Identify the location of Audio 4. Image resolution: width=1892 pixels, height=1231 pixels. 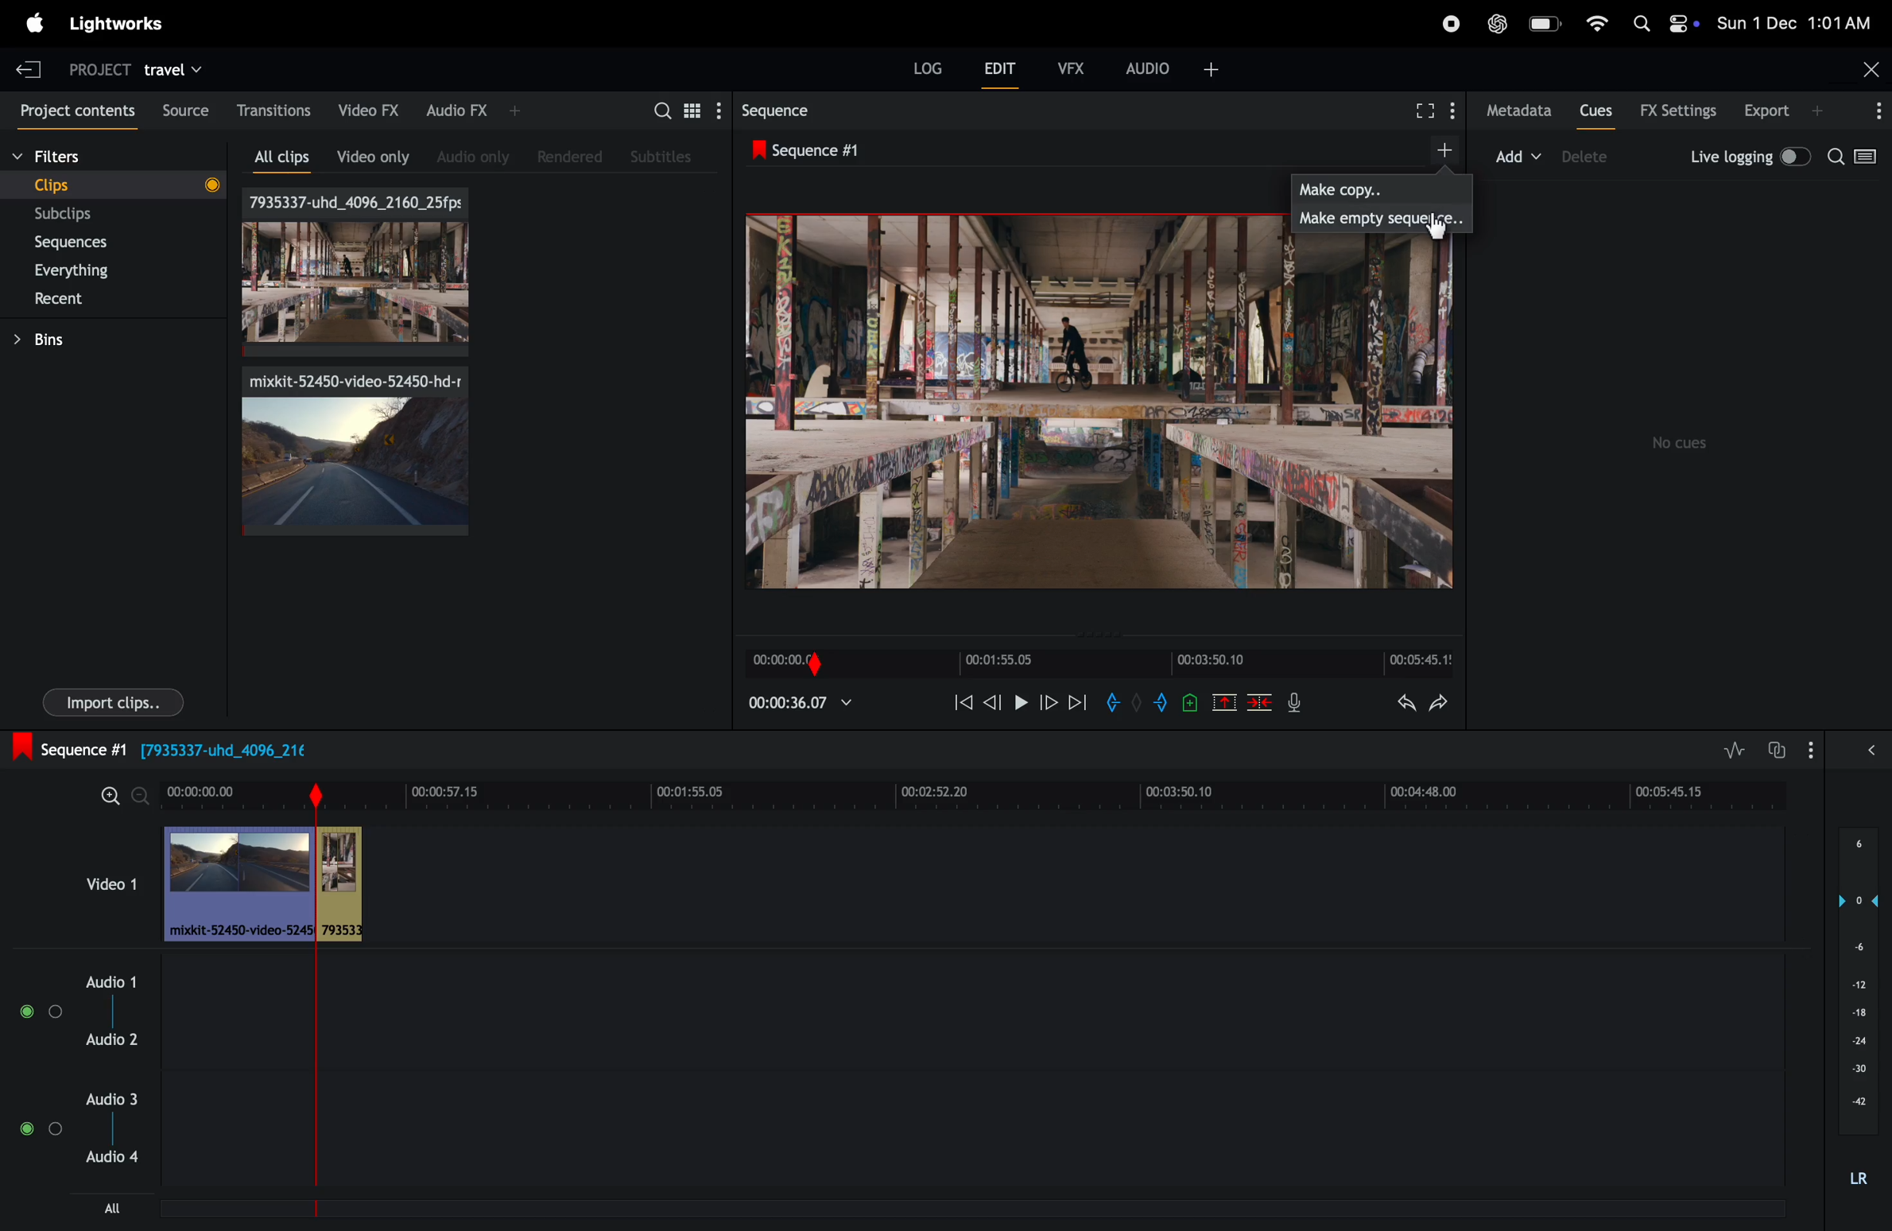
(115, 1160).